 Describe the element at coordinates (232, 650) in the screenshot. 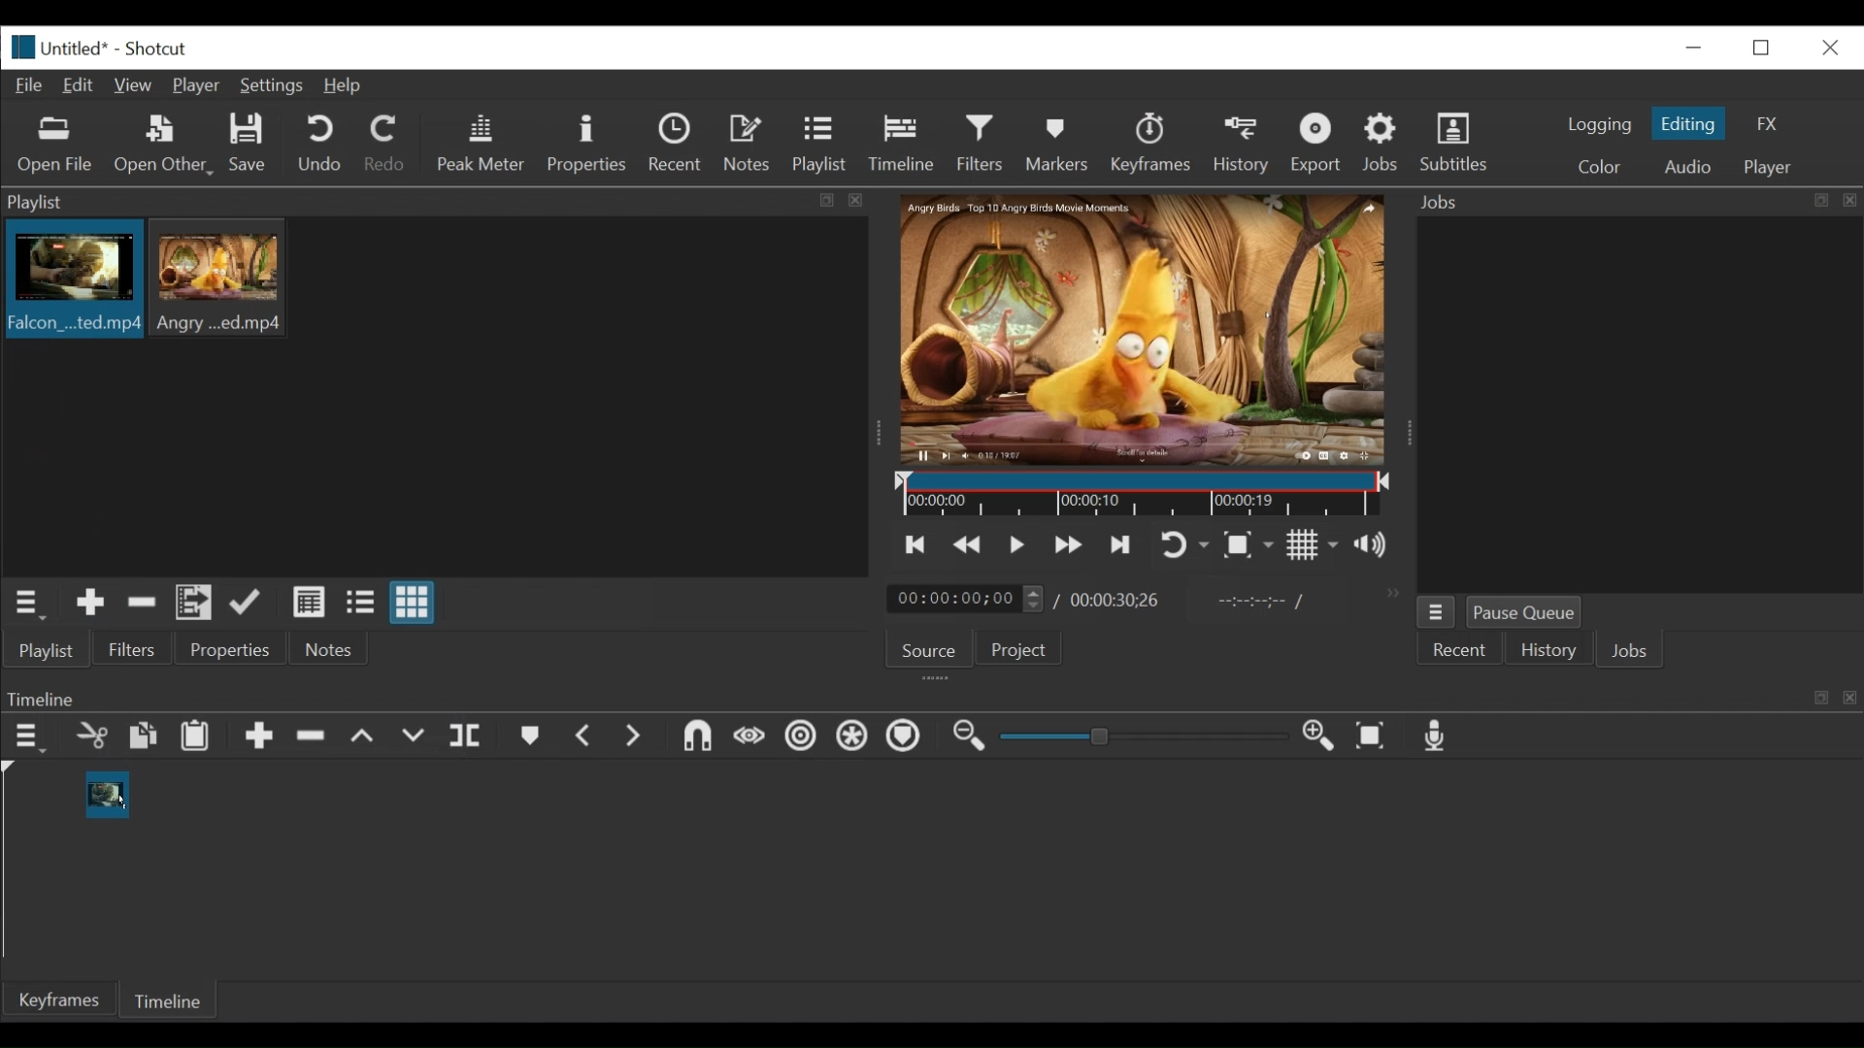

I see `properties` at that location.